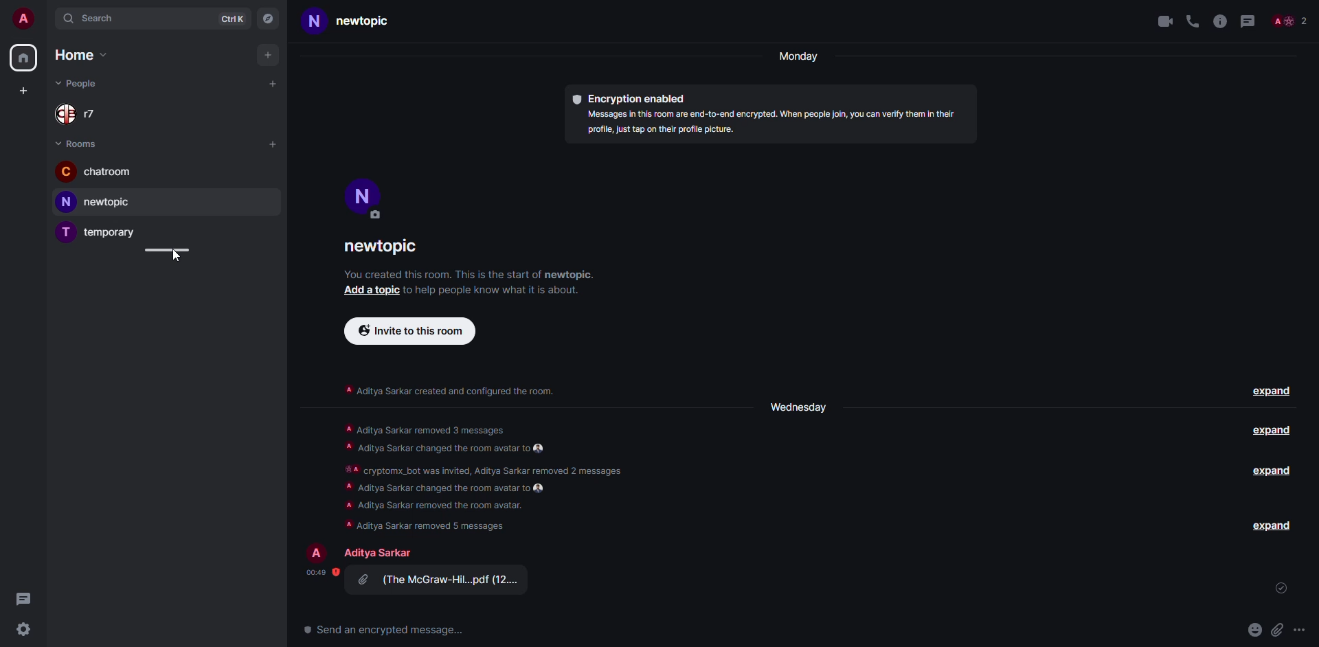 This screenshot has width=1319, height=647. I want to click on set, so click(1282, 590).